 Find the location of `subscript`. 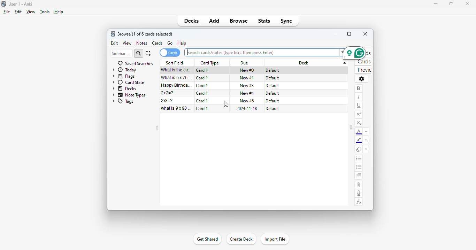

subscript is located at coordinates (359, 123).